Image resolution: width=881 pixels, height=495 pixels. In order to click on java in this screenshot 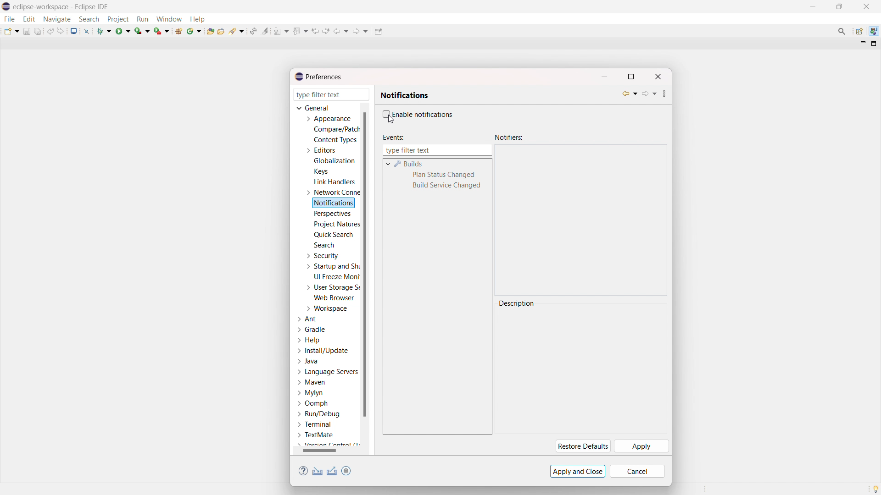, I will do `click(874, 31)`.